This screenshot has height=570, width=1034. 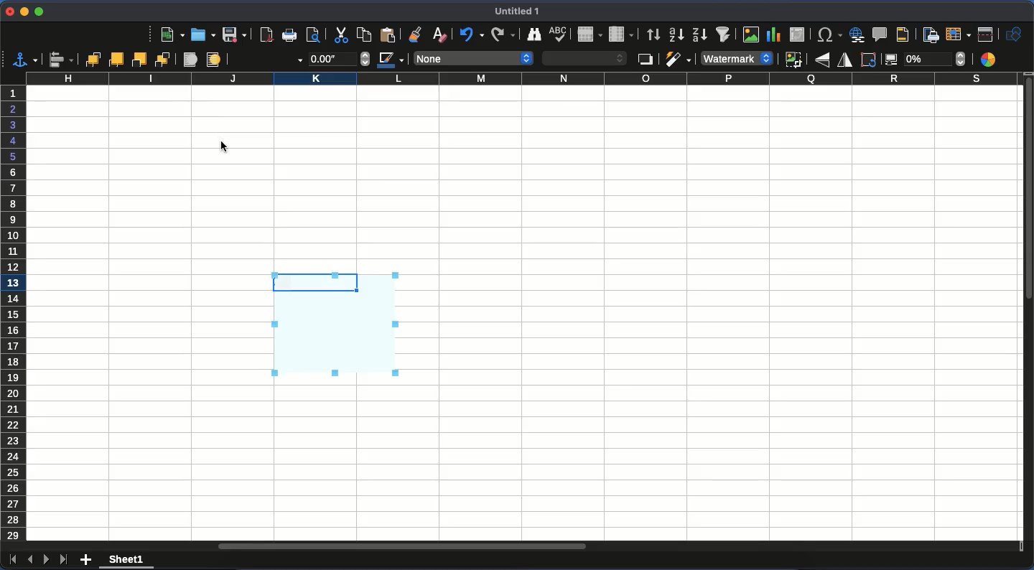 I want to click on next sheet, so click(x=47, y=559).